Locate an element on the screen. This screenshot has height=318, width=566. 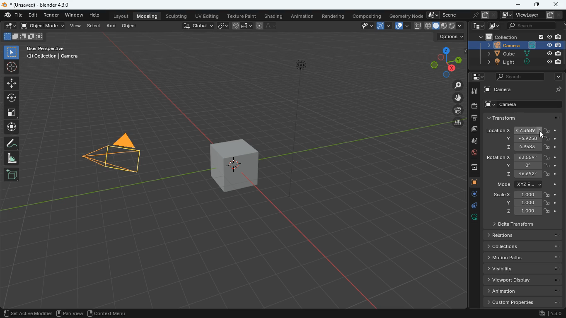
full screen is located at coordinates (12, 113).